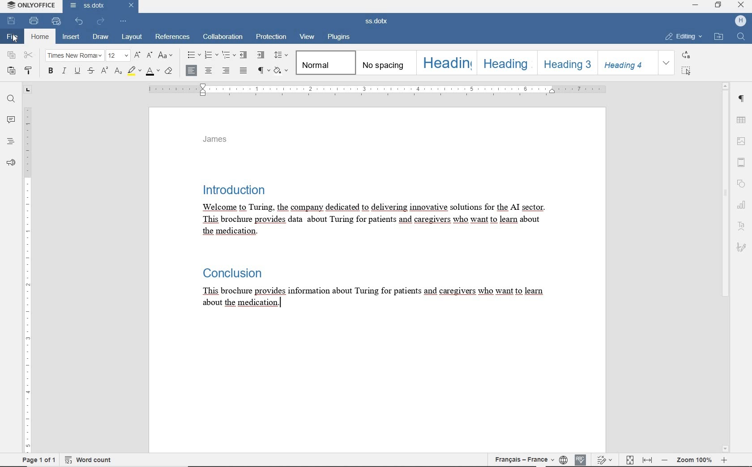 This screenshot has height=467, width=752. Describe the element at coordinates (607, 459) in the screenshot. I see `TRACK CHANGES` at that location.